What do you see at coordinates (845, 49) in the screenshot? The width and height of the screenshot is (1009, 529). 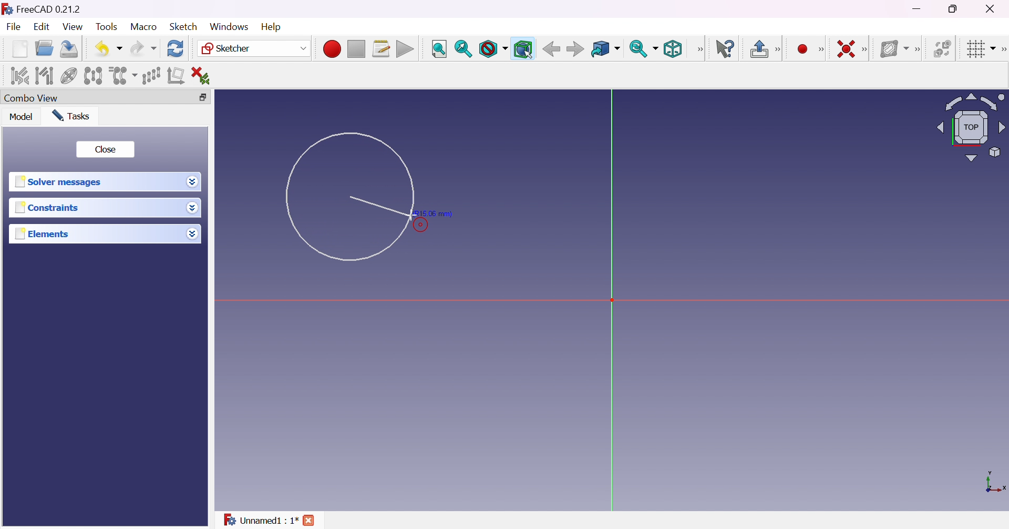 I see `Constrain coincident` at bounding box center [845, 49].